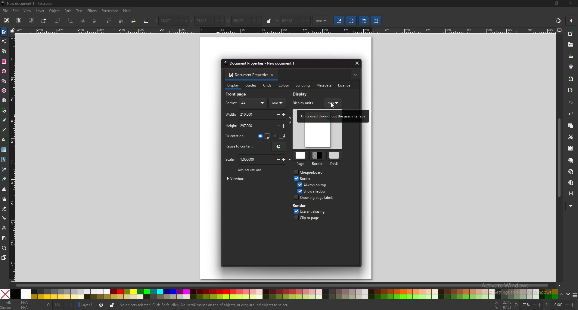  Describe the element at coordinates (31, 20) in the screenshot. I see `deselect selected object` at that location.